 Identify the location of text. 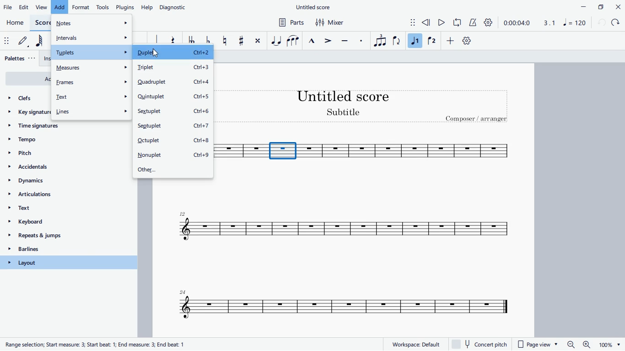
(92, 97).